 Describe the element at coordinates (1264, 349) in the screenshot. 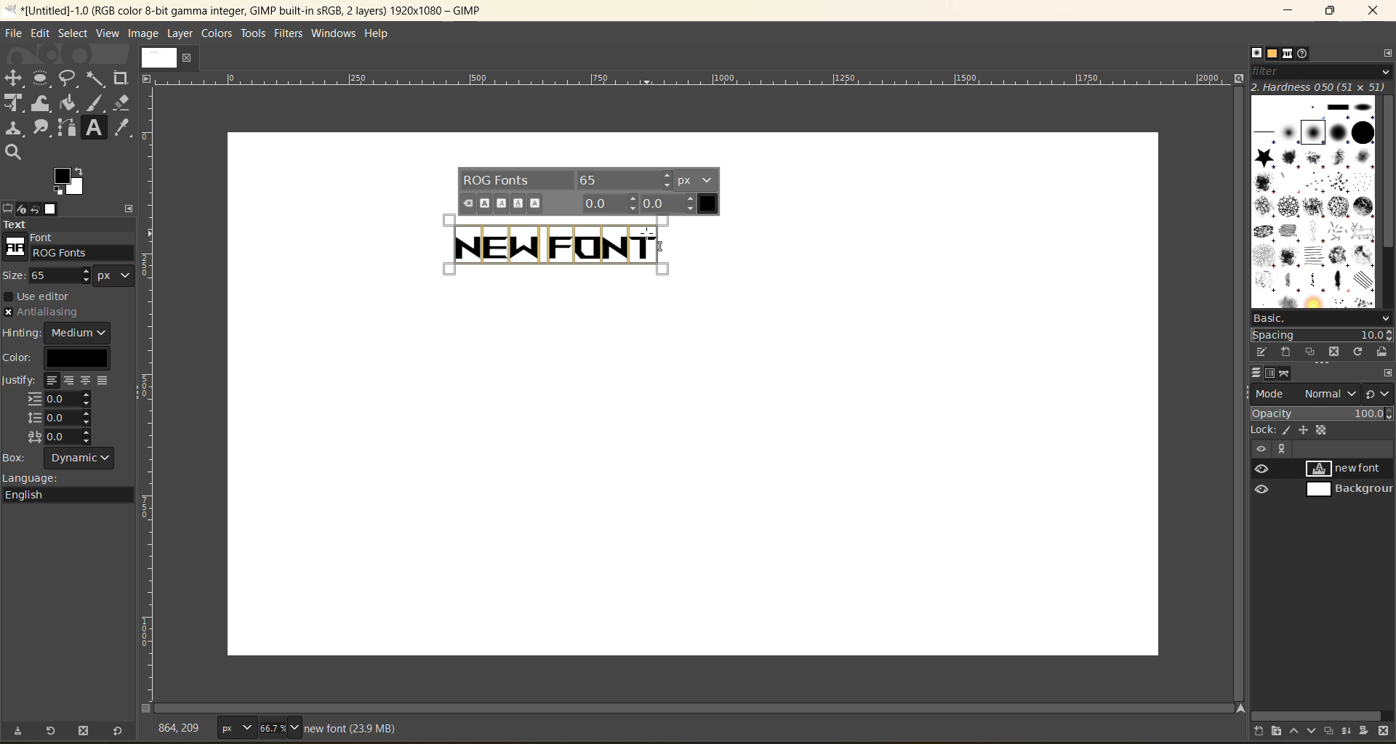

I see `edit this brush` at that location.